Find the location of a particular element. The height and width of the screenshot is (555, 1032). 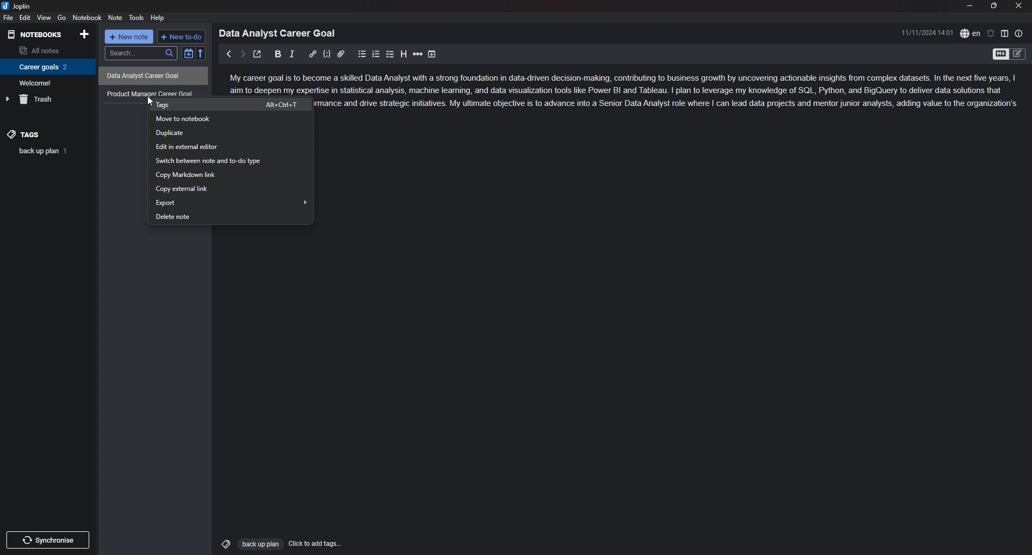

Synchronize is located at coordinates (48, 539).